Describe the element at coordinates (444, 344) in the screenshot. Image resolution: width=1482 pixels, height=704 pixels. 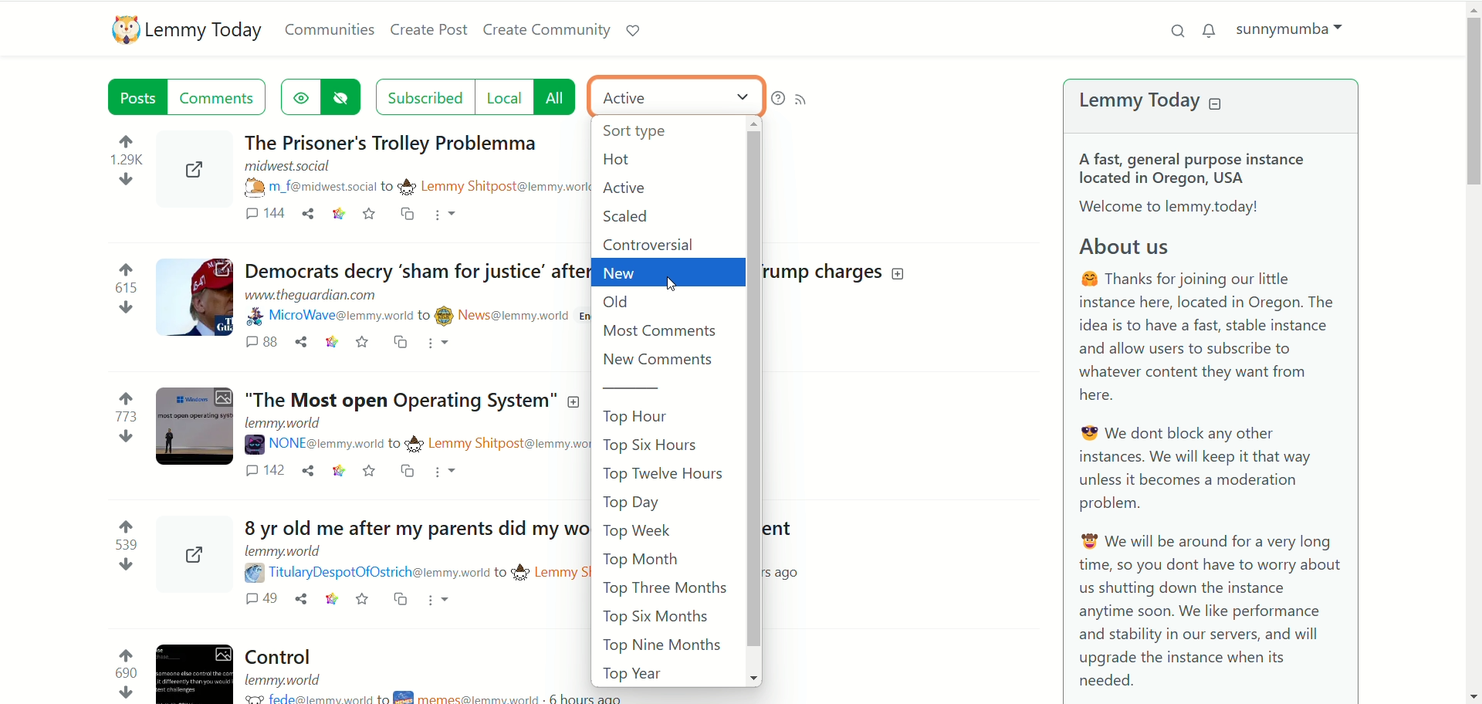
I see `more` at that location.